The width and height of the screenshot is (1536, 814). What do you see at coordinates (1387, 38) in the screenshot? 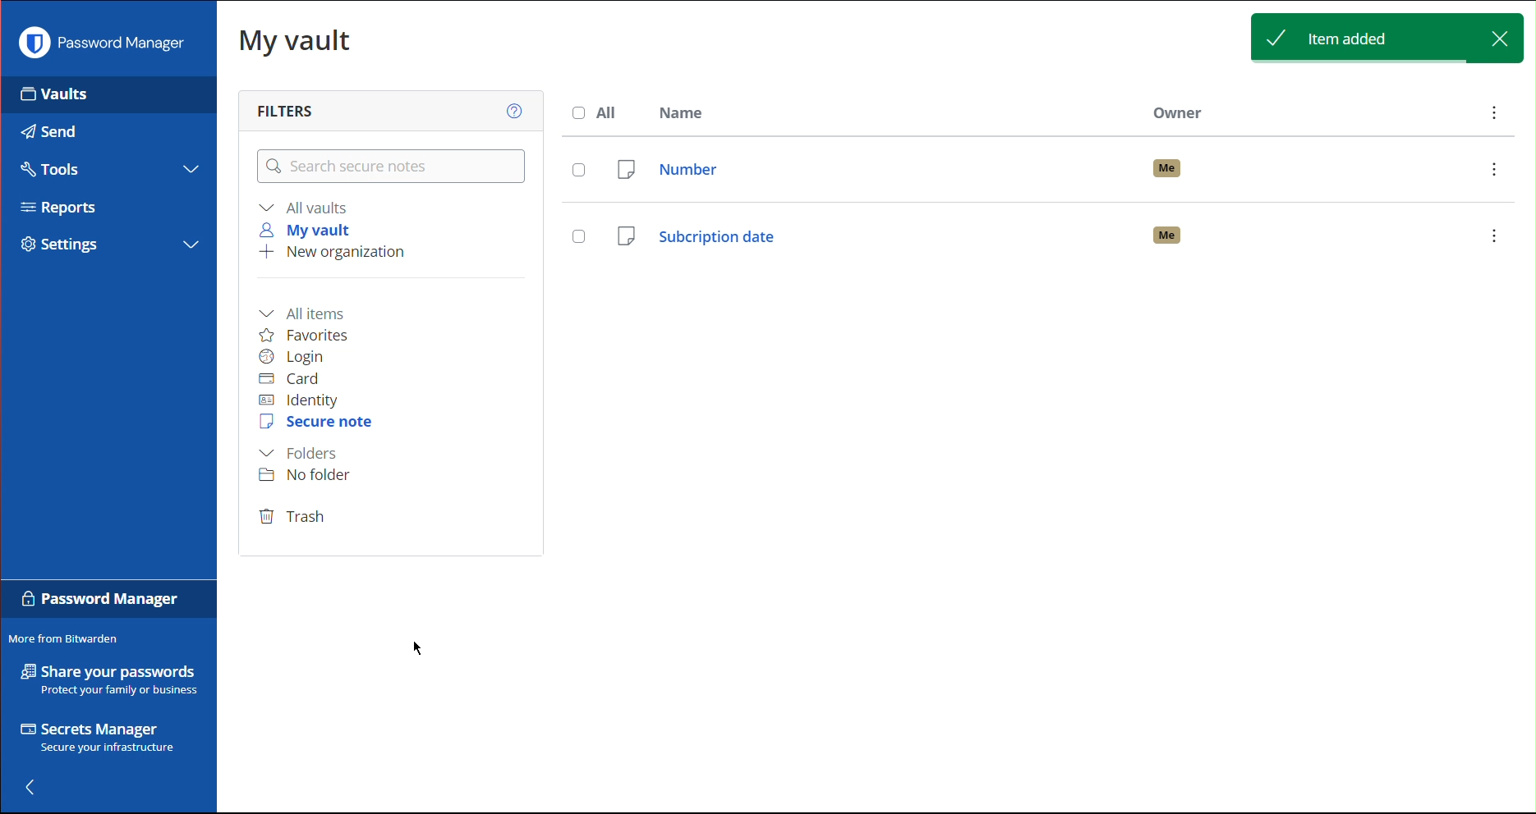
I see `Item added` at bounding box center [1387, 38].